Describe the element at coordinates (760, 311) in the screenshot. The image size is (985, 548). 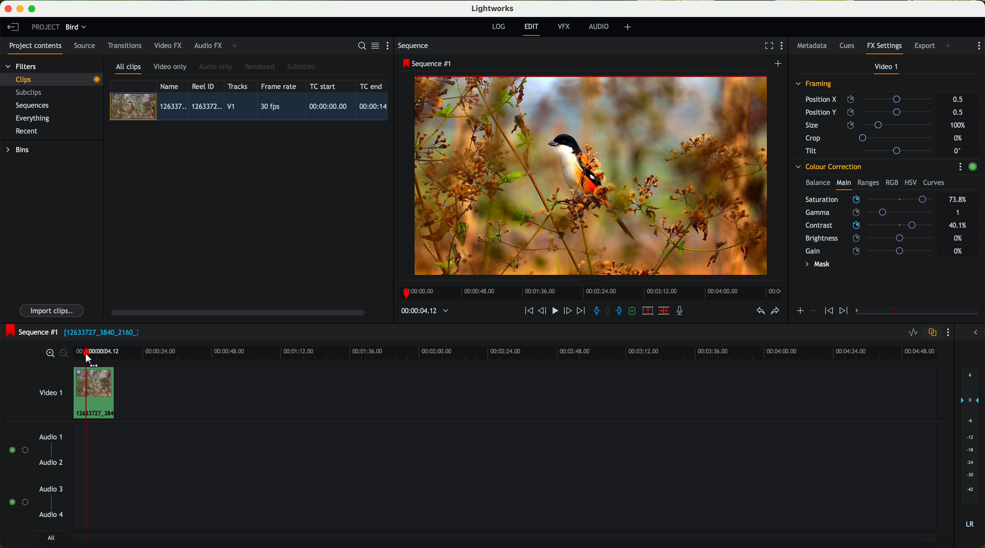
I see `undo` at that location.